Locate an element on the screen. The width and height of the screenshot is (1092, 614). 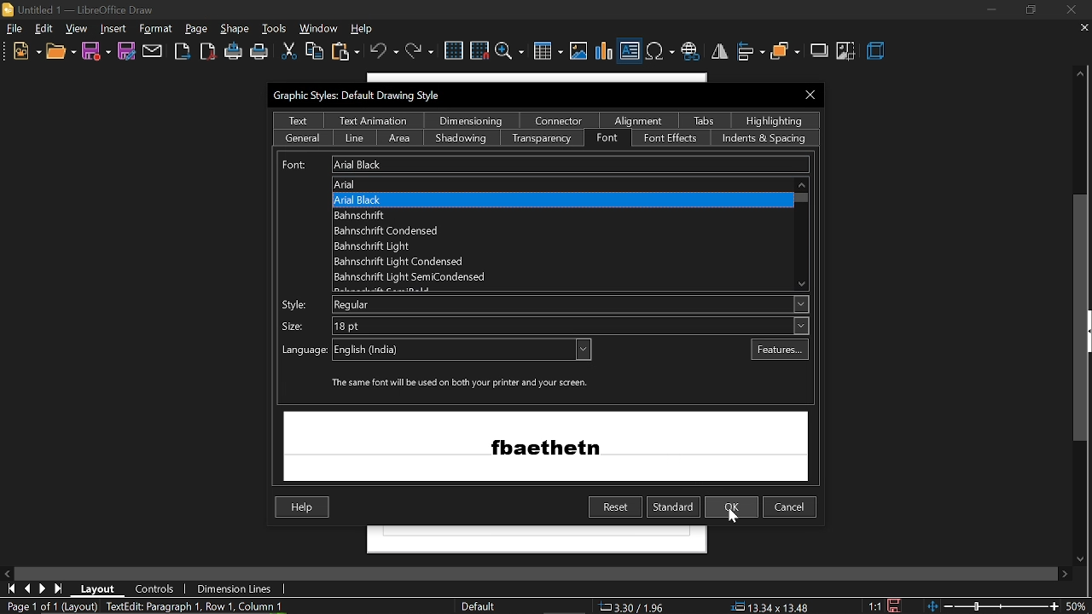
area is located at coordinates (400, 137).